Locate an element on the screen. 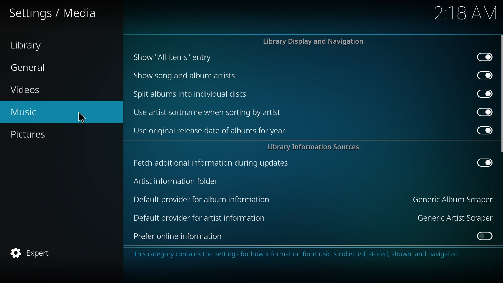  click to enable is located at coordinates (483, 235).